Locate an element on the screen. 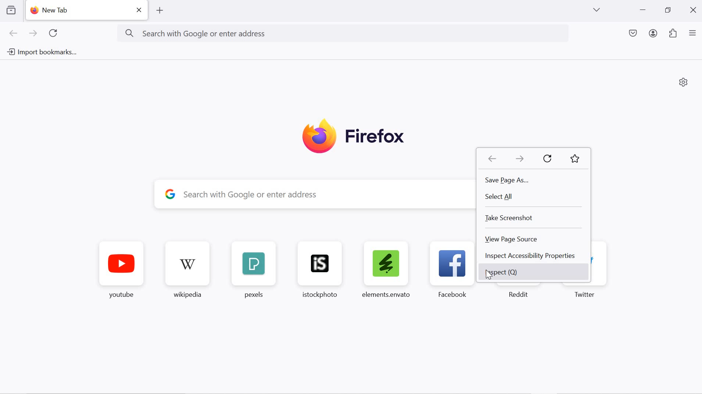 Image resolution: width=702 pixels, height=394 pixels. next page is located at coordinates (33, 34).